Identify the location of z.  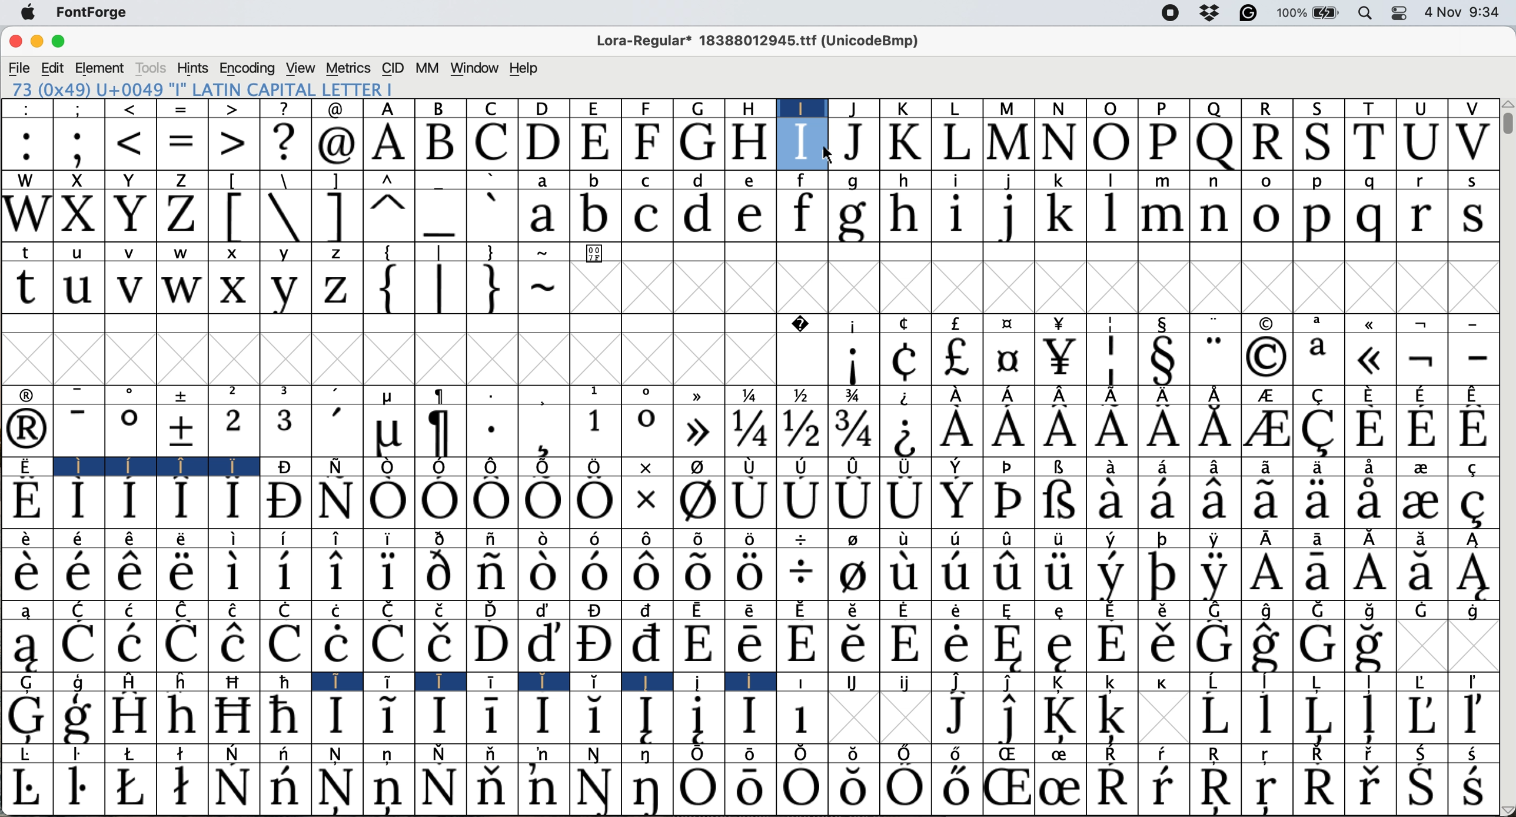
(335, 254).